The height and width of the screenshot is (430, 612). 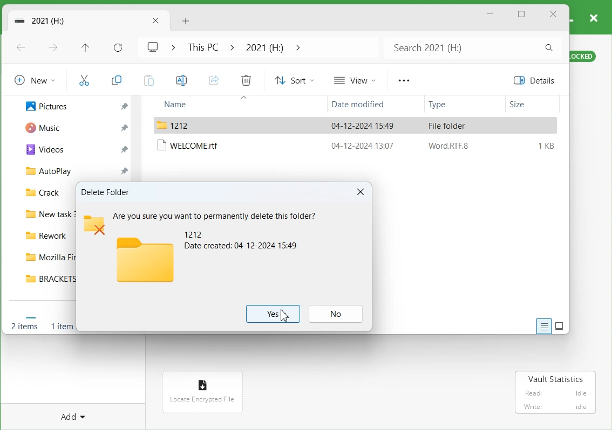 What do you see at coordinates (543, 326) in the screenshot?
I see `Display information about each item to the window` at bounding box center [543, 326].